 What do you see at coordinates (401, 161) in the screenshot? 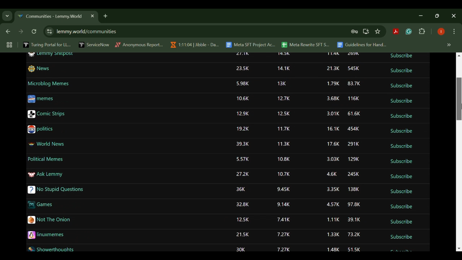
I see `Subscribe` at bounding box center [401, 161].